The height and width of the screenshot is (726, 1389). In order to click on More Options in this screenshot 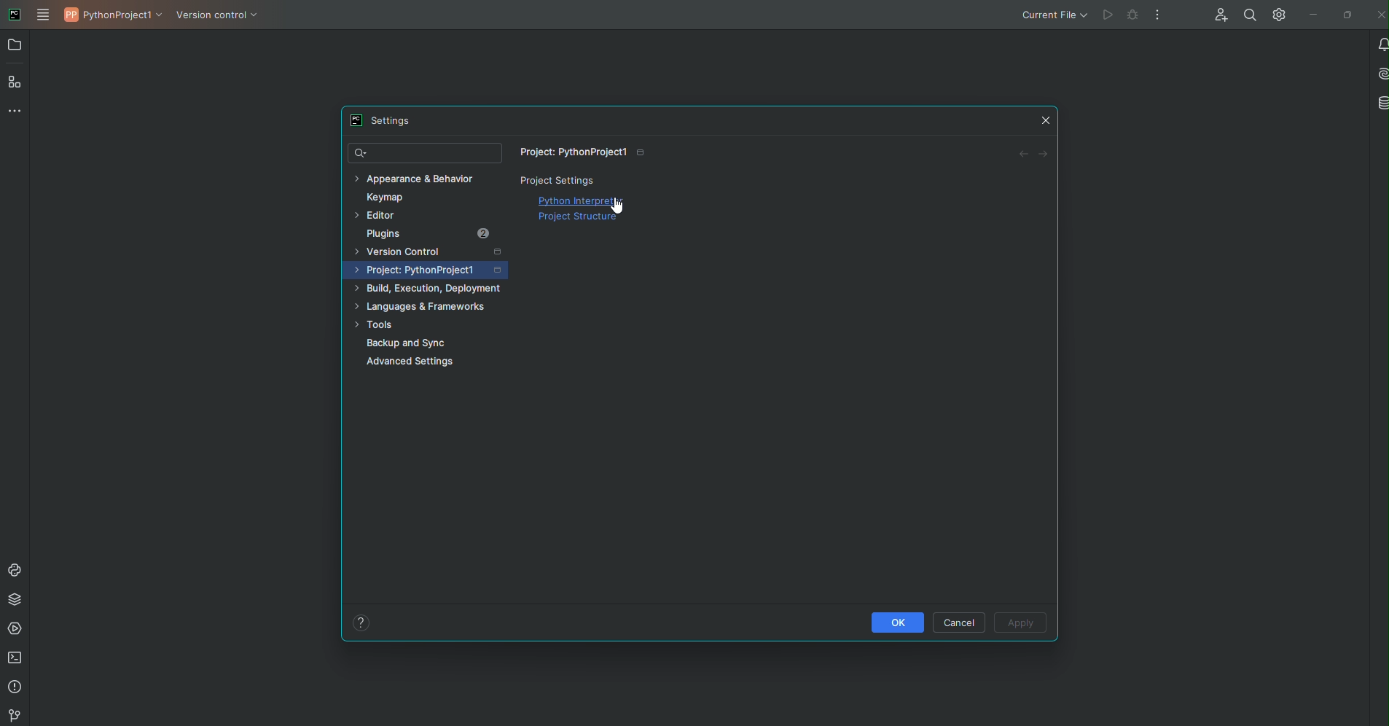, I will do `click(1156, 17)`.